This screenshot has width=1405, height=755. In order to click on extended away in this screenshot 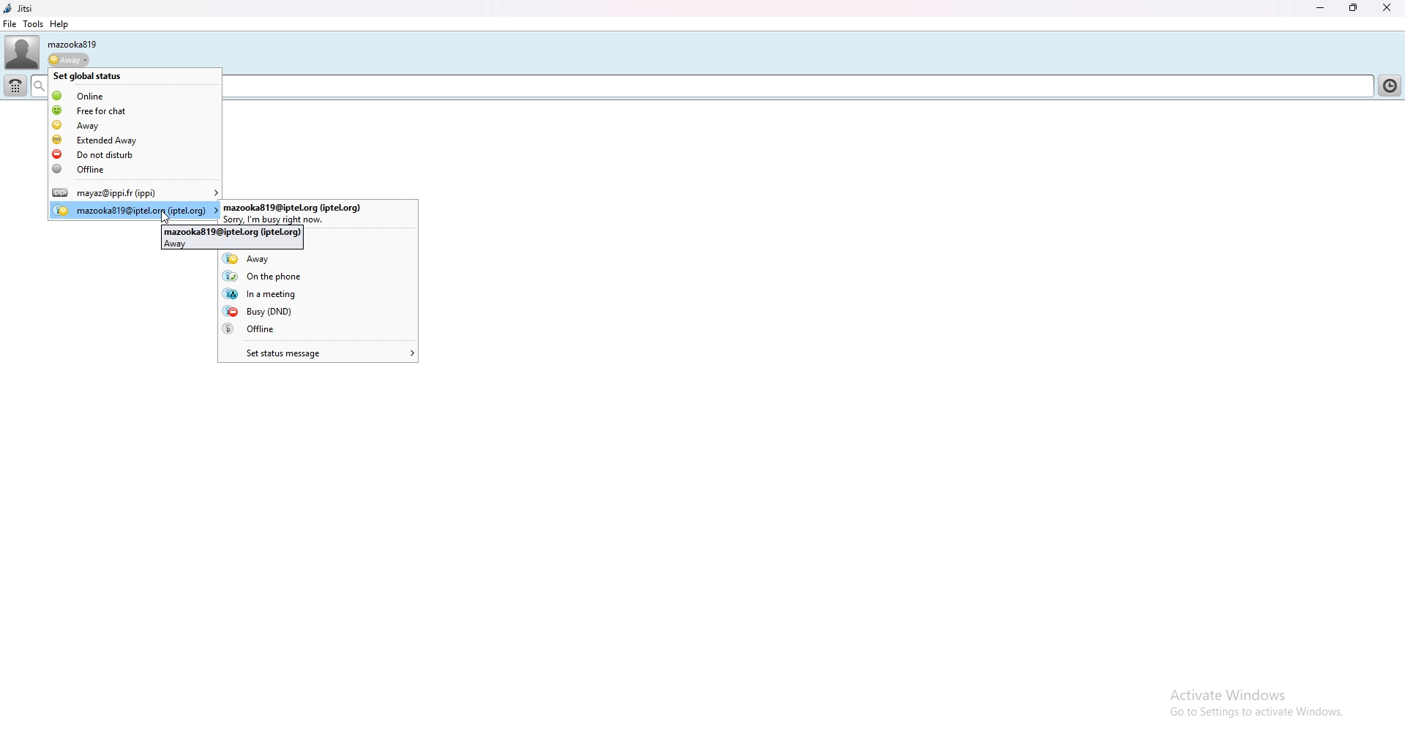, I will do `click(134, 140)`.